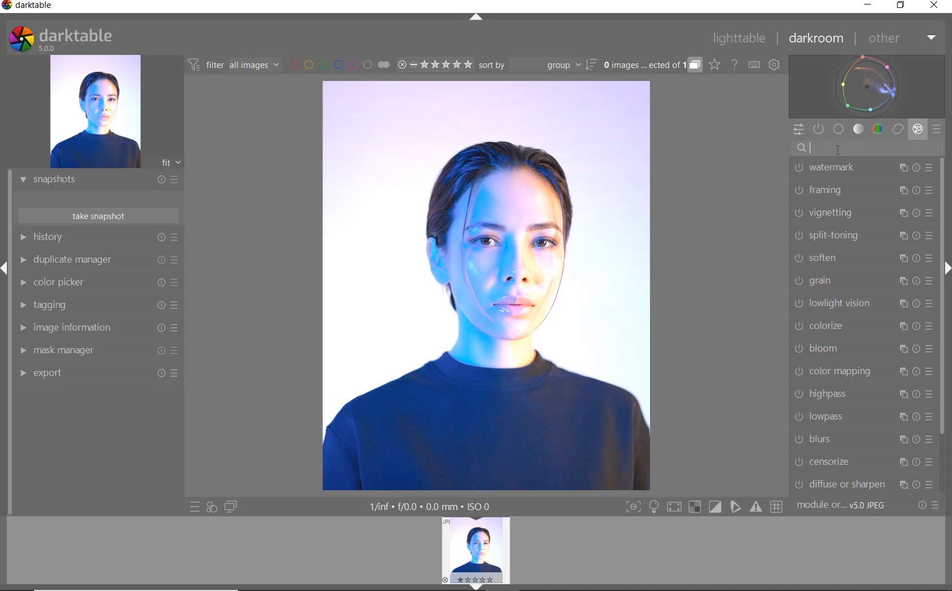 This screenshot has width=952, height=591. I want to click on HISTORY, so click(99, 239).